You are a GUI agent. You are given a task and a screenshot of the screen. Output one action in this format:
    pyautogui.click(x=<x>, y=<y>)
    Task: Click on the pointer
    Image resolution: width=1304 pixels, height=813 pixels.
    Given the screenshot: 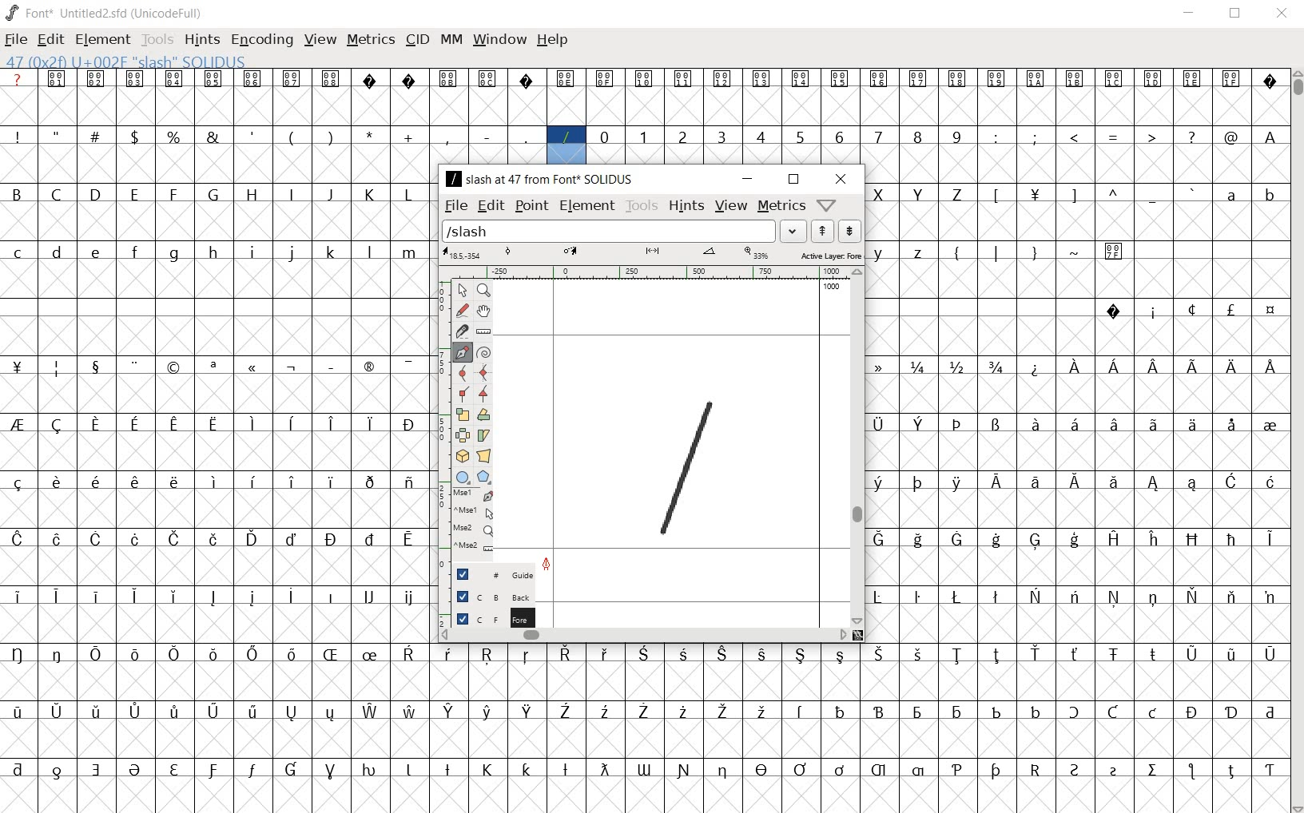 What is the action you would take?
    pyautogui.click(x=461, y=290)
    